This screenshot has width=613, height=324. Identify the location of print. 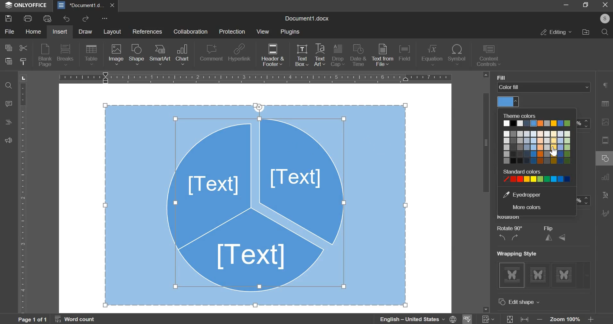
(28, 18).